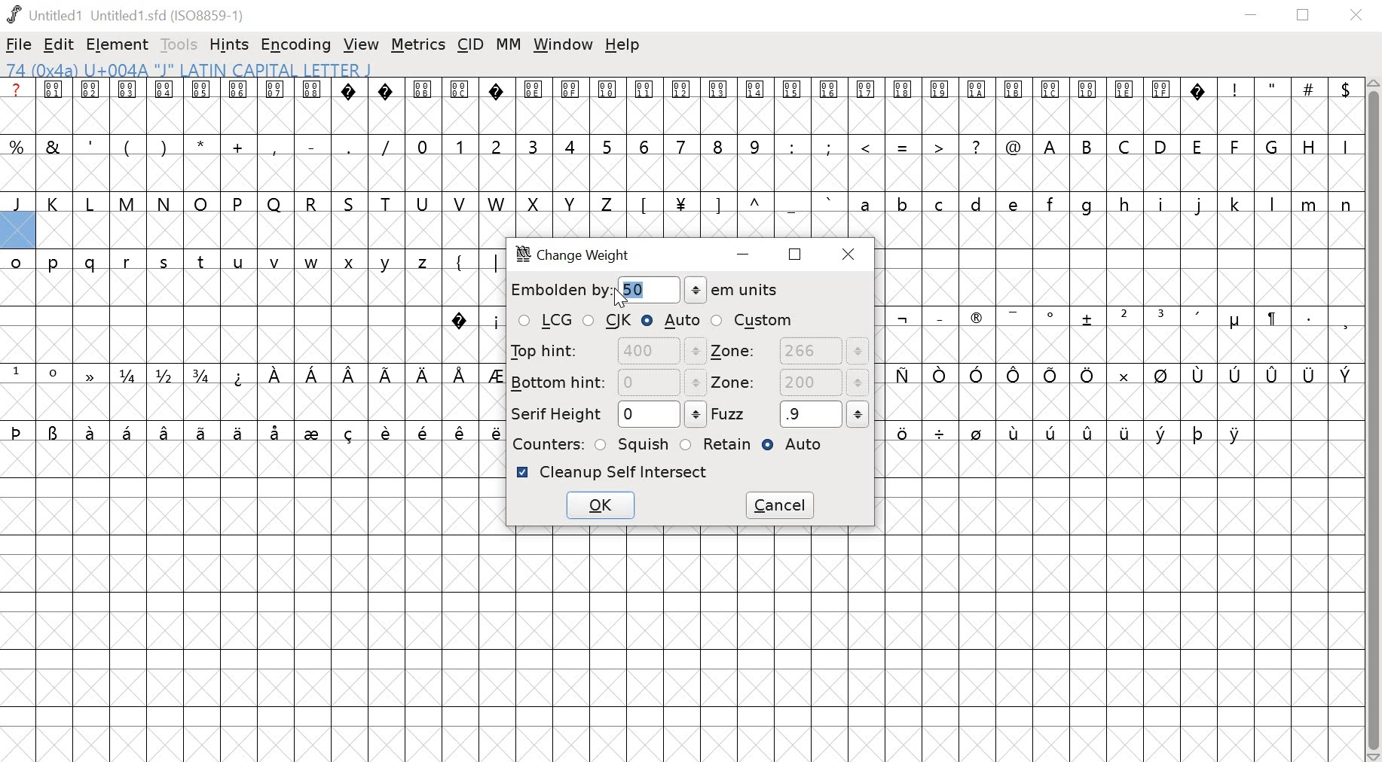 The height and width of the screenshot is (762, 1382). What do you see at coordinates (19, 44) in the screenshot?
I see `FILE` at bounding box center [19, 44].